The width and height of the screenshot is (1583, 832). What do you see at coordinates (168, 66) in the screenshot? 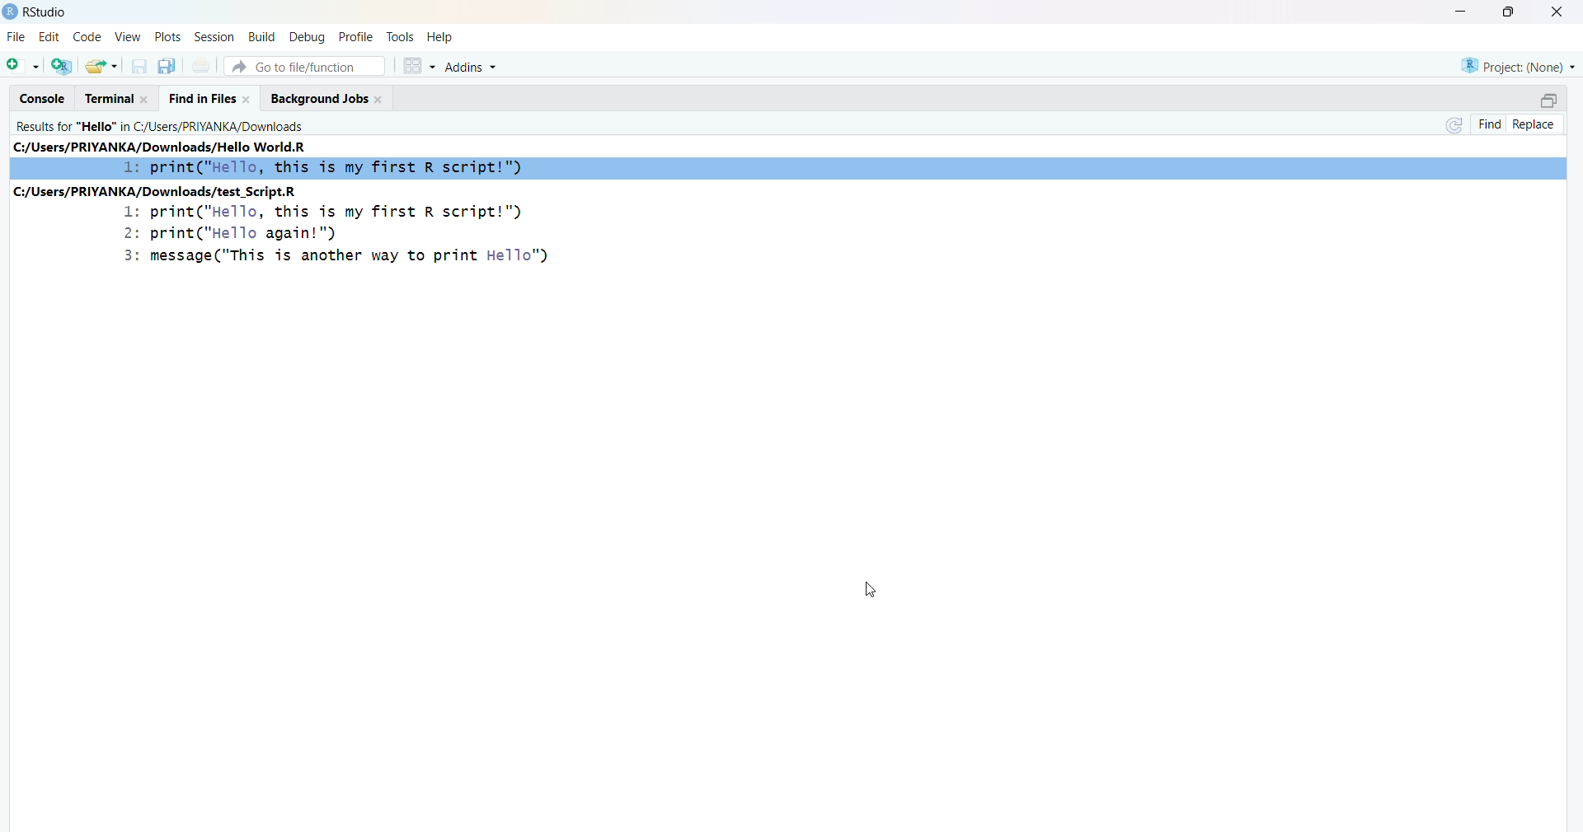
I see `duplicate` at bounding box center [168, 66].